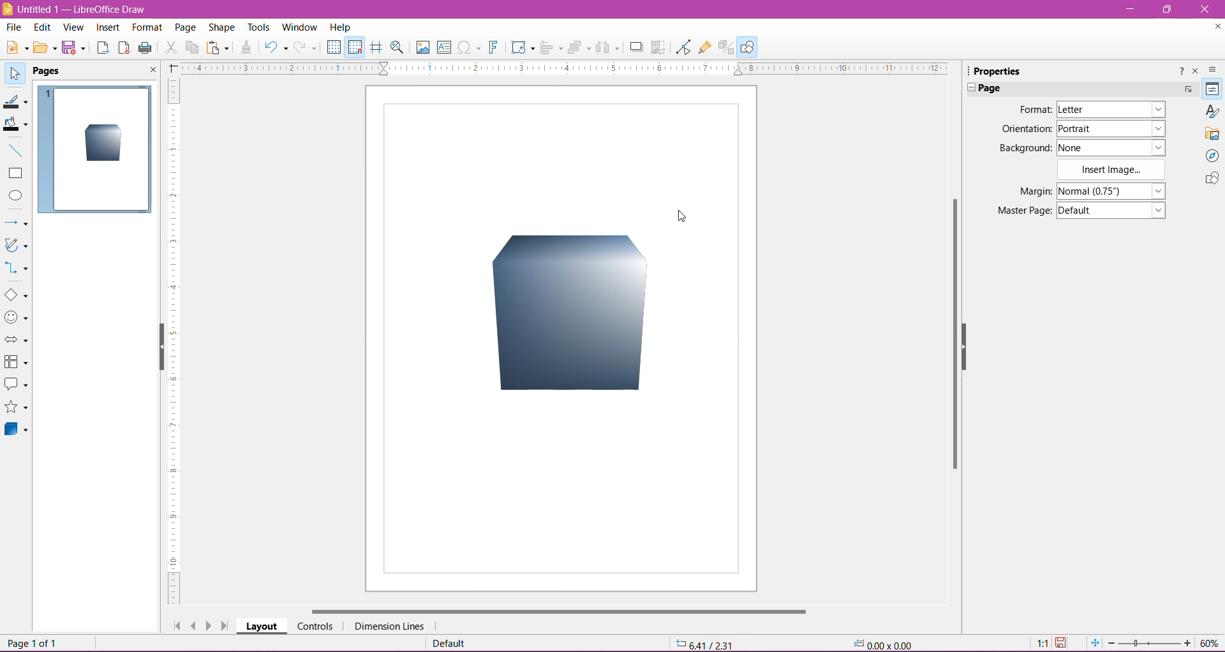 This screenshot has width=1225, height=652. What do you see at coordinates (1180, 73) in the screenshot?
I see `Help about this sidebar deck` at bounding box center [1180, 73].